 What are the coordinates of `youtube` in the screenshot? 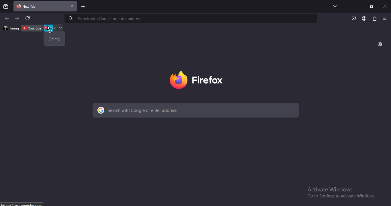 It's located at (32, 28).